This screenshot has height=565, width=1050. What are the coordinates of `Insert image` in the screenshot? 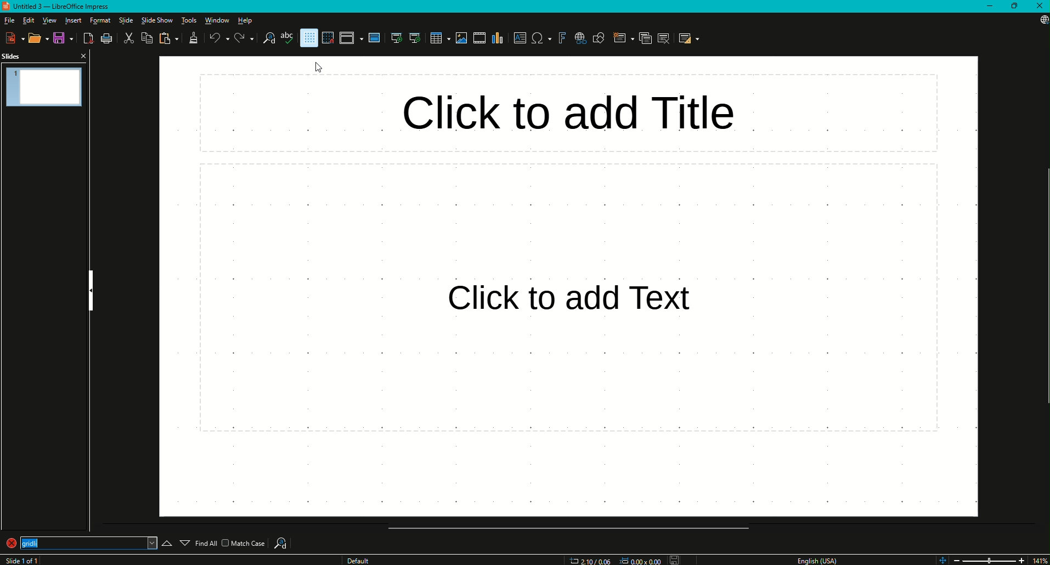 It's located at (462, 38).